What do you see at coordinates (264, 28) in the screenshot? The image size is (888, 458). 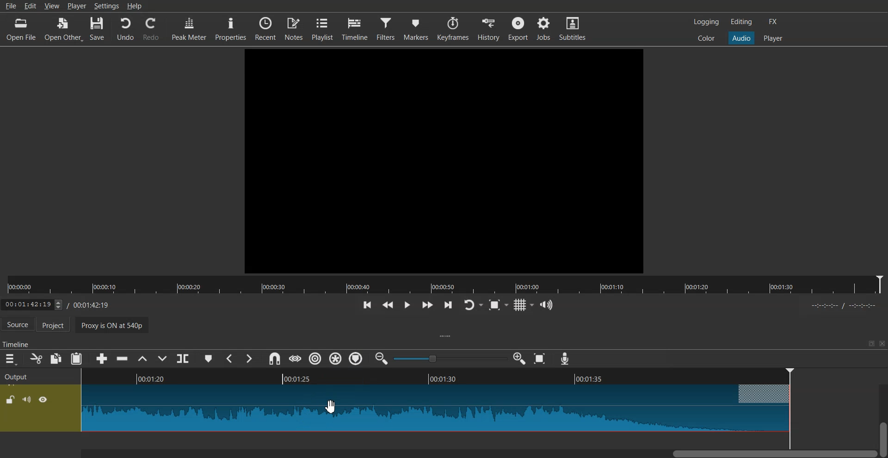 I see `Recent` at bounding box center [264, 28].